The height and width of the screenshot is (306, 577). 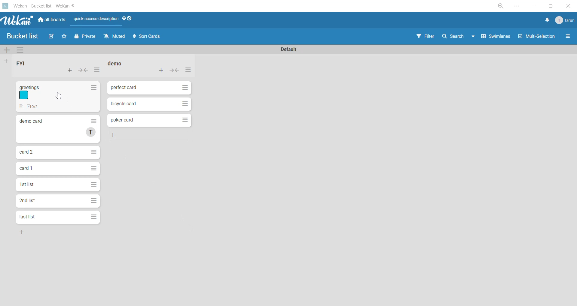 What do you see at coordinates (176, 71) in the screenshot?
I see `collapse` at bounding box center [176, 71].